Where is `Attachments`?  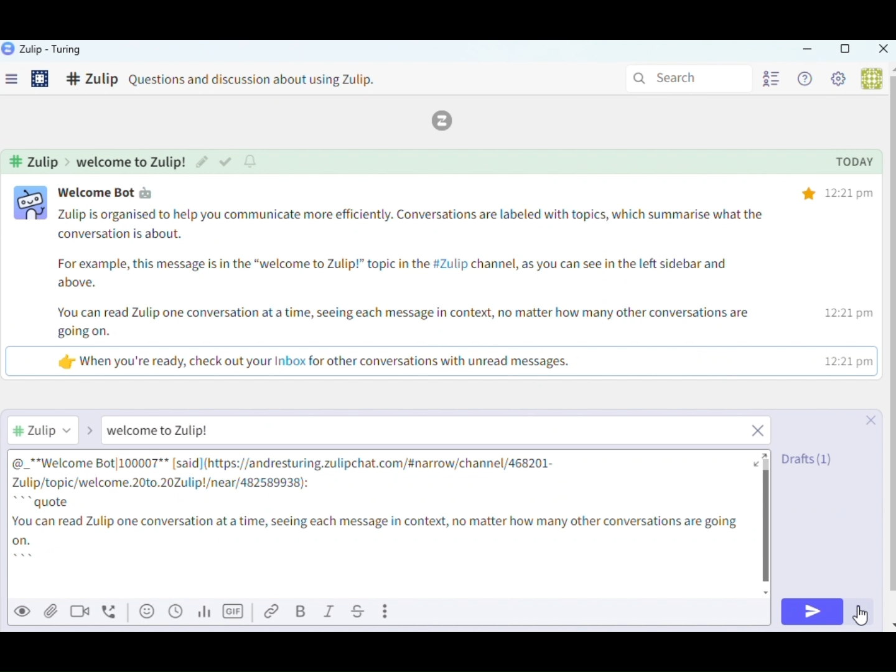 Attachments is located at coordinates (51, 611).